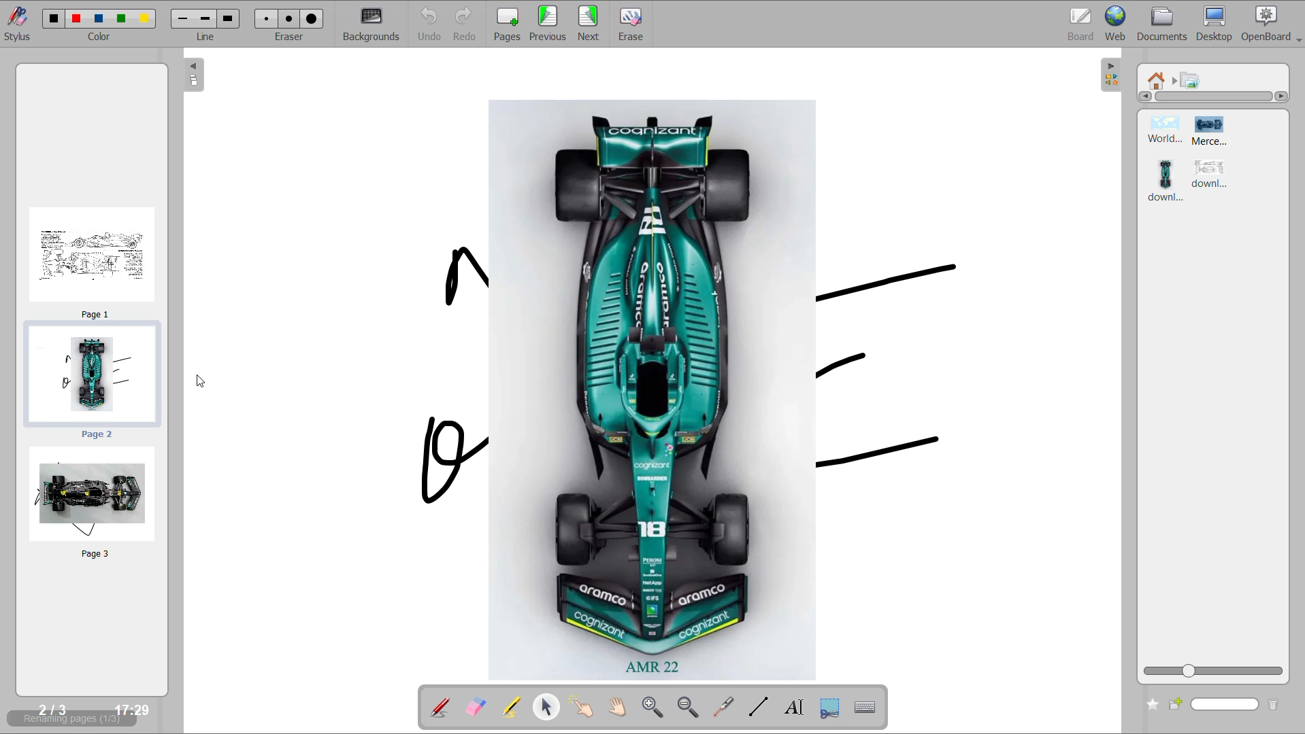 The image size is (1305, 734). I want to click on create virtual keyboard, so click(867, 708).